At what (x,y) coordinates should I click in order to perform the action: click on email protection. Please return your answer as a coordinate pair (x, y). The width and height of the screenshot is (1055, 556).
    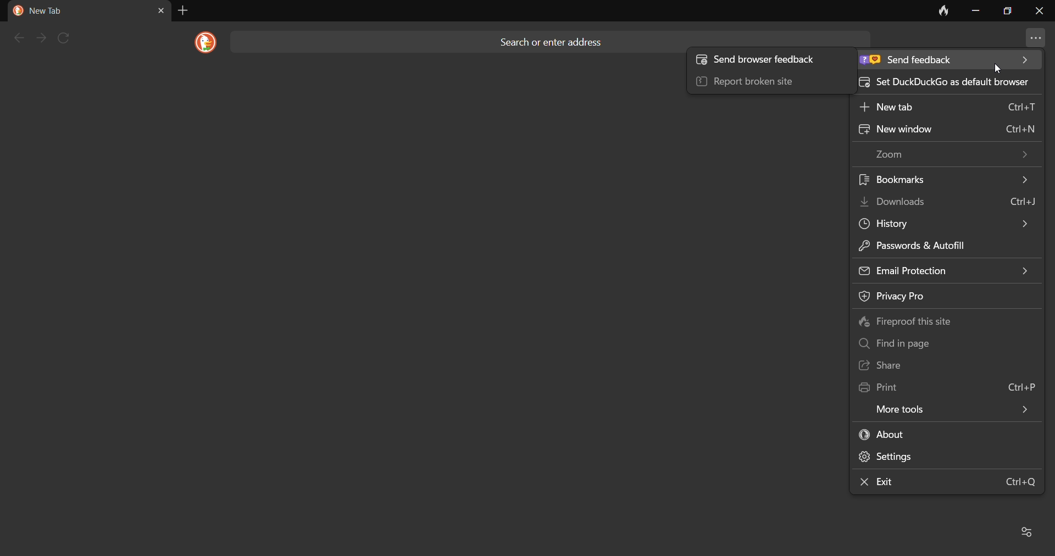
    Looking at the image, I should click on (945, 269).